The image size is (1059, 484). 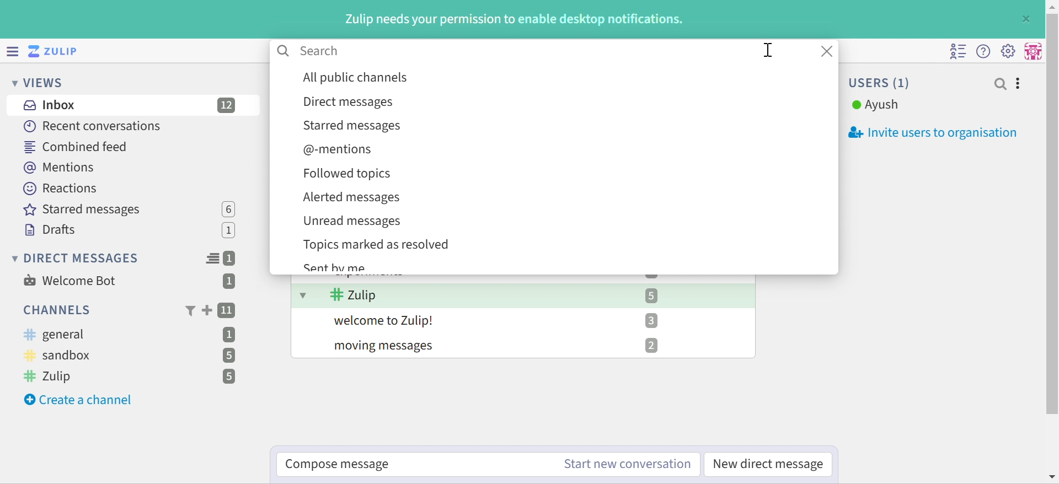 I want to click on @Mentions, so click(x=60, y=168).